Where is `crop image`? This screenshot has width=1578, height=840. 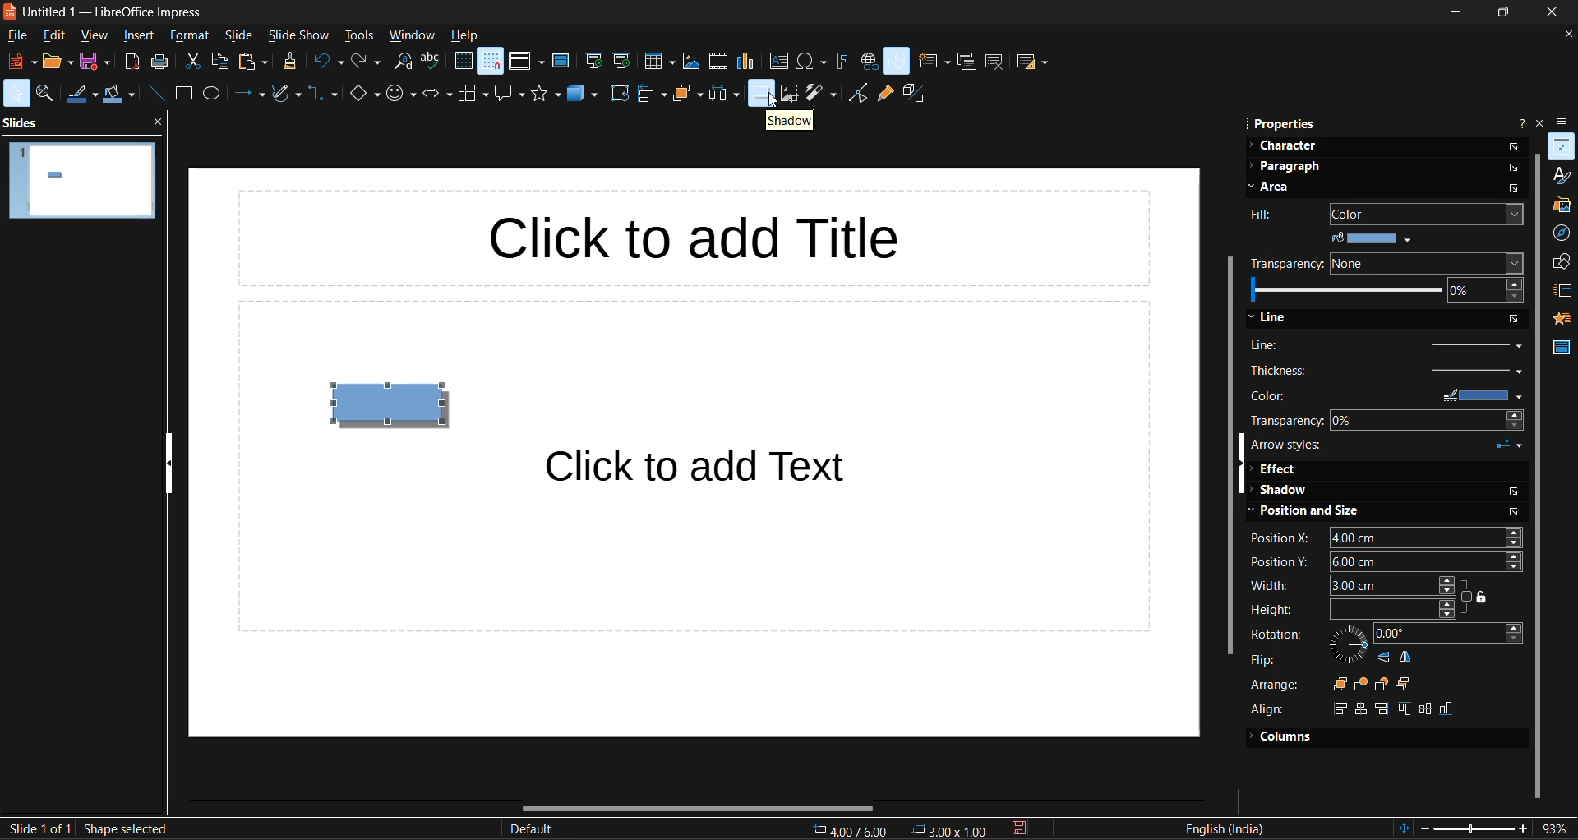 crop image is located at coordinates (788, 94).